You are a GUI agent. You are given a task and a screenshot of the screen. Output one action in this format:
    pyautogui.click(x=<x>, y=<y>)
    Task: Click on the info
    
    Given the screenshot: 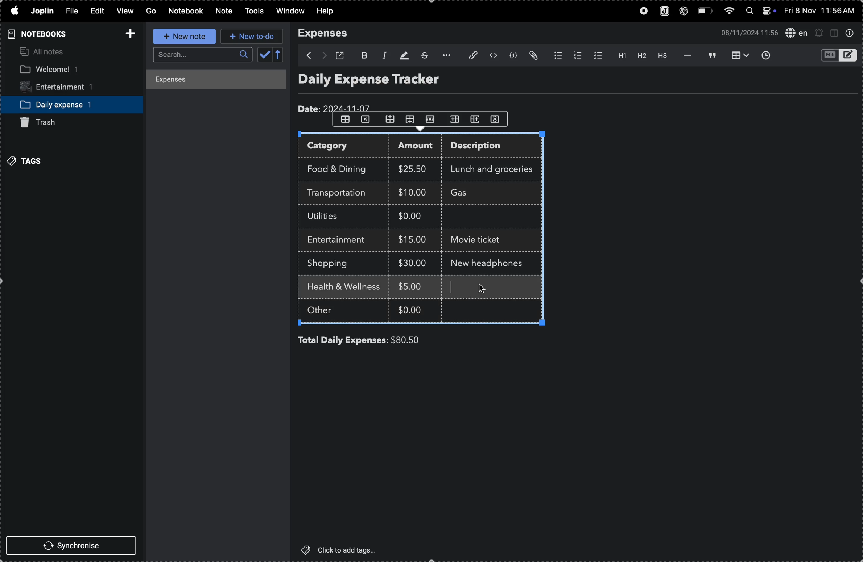 What is the action you would take?
    pyautogui.click(x=850, y=33)
    